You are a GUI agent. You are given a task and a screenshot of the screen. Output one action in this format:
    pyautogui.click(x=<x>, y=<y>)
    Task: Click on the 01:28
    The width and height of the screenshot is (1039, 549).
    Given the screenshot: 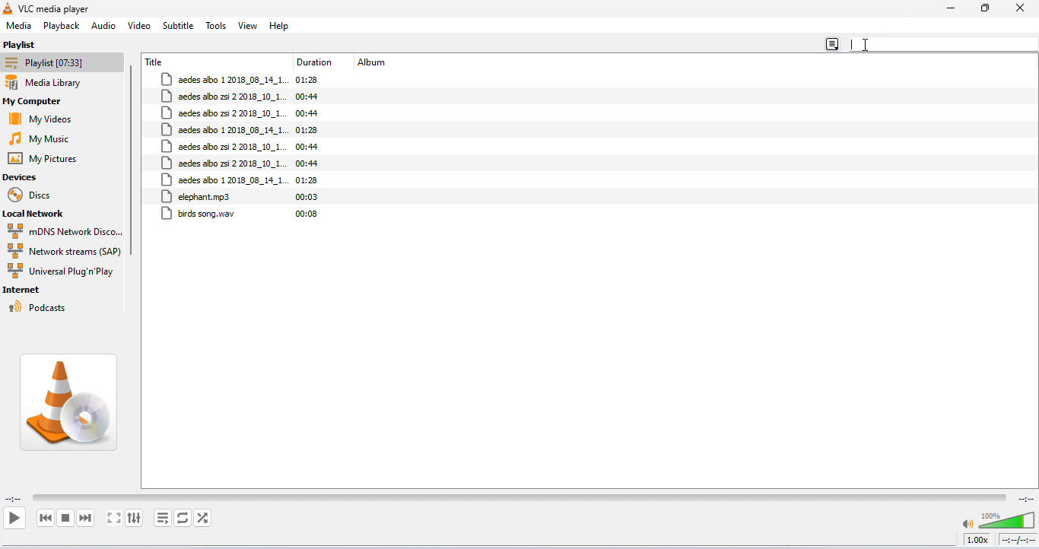 What is the action you would take?
    pyautogui.click(x=312, y=80)
    